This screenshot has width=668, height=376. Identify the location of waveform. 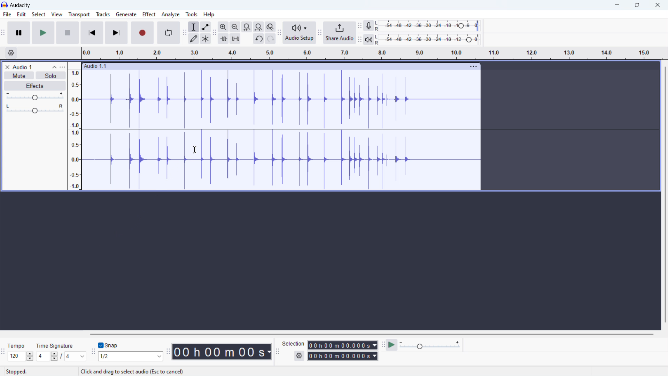
(281, 99).